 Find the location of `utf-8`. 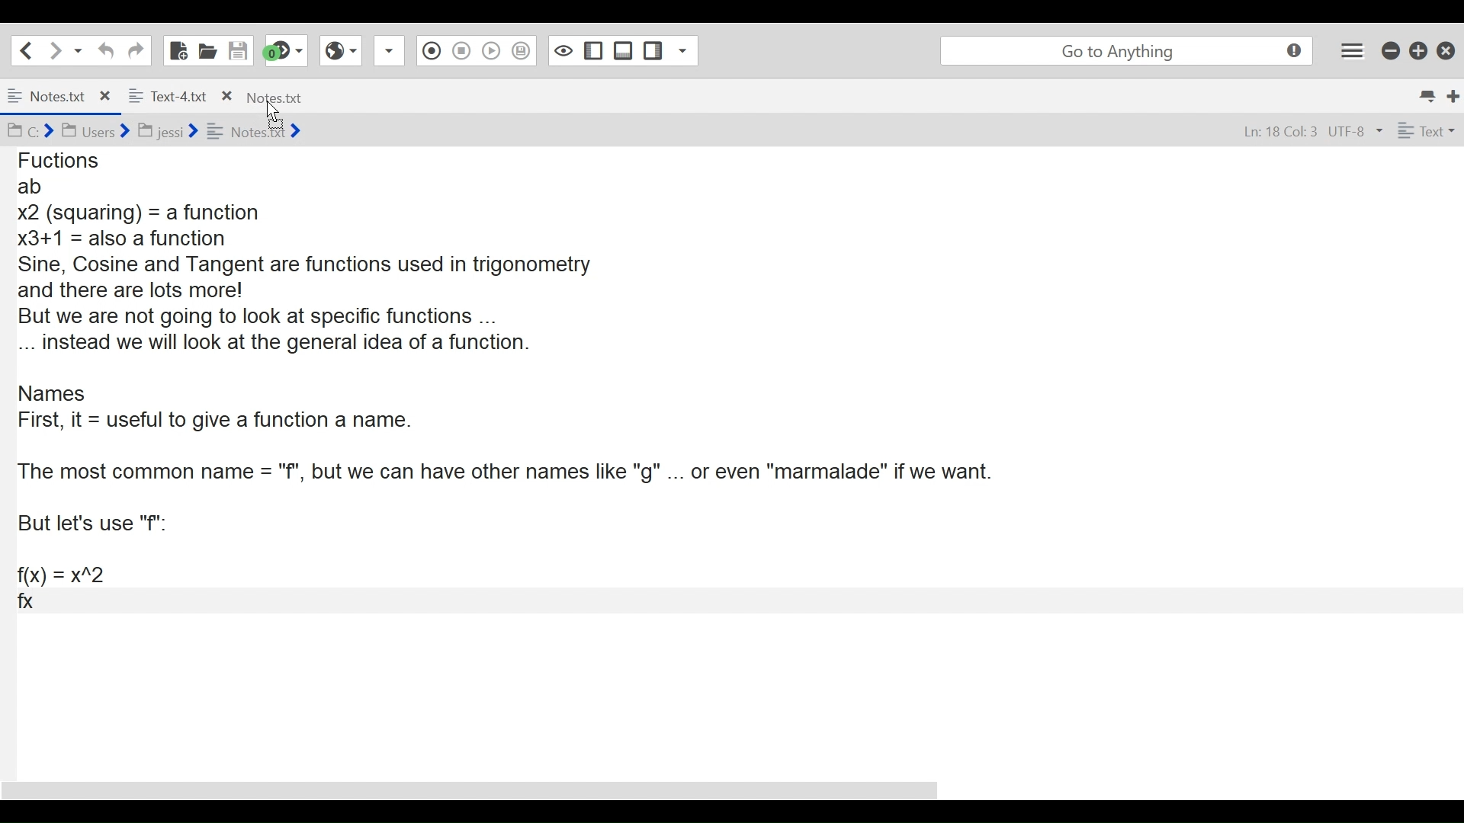

utf-8 is located at coordinates (1355, 132).